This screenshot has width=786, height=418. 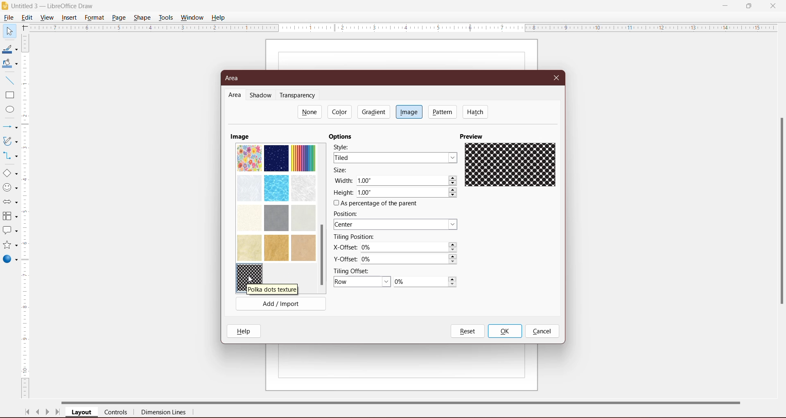 I want to click on Select the position, so click(x=397, y=225).